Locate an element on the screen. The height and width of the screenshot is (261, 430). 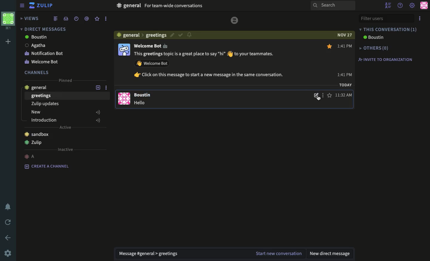
filter users is located at coordinates (386, 18).